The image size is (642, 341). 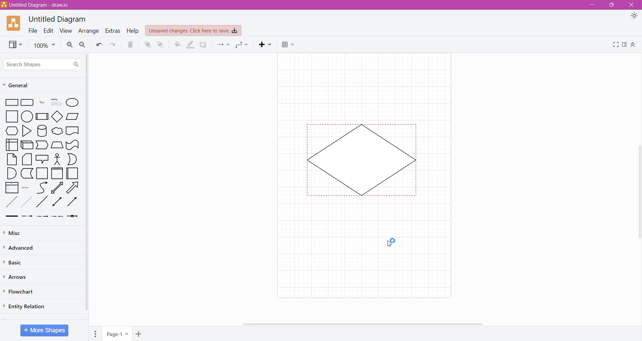 I want to click on More Shapes, so click(x=44, y=330).